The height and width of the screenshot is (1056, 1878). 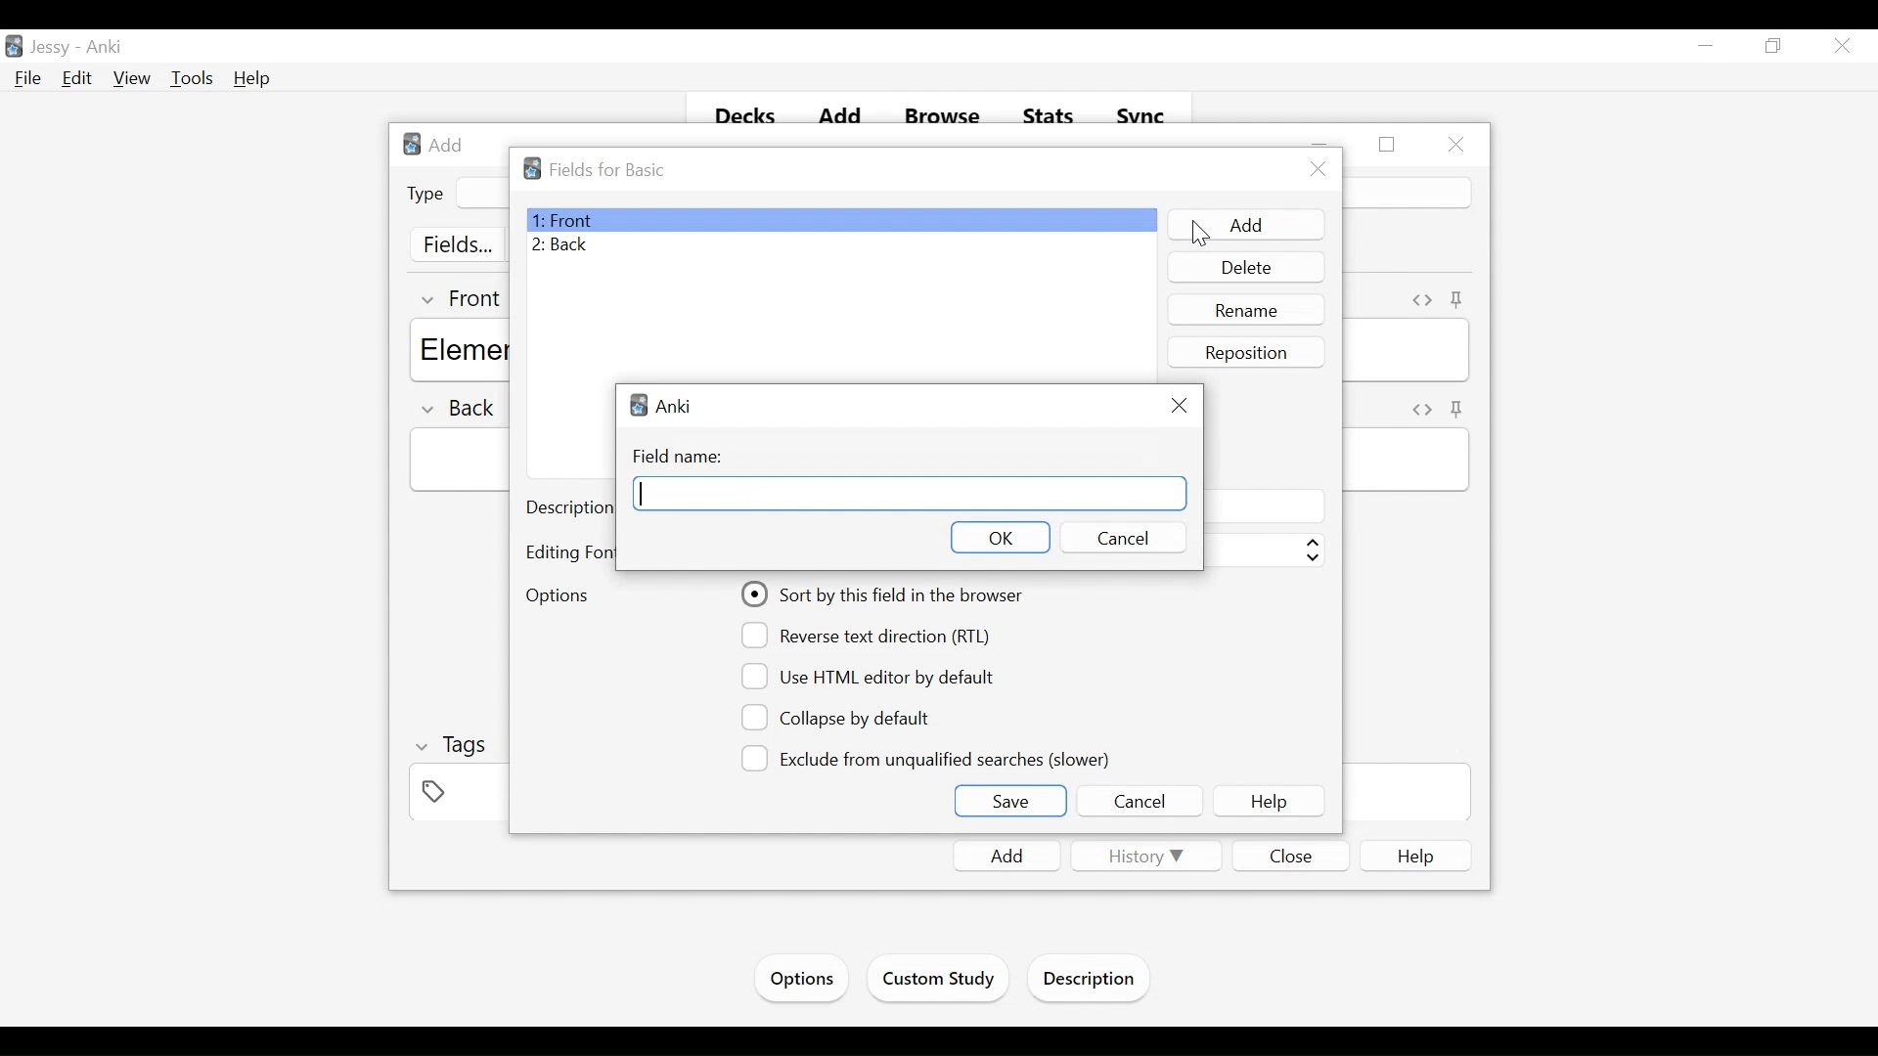 What do you see at coordinates (841, 719) in the screenshot?
I see `(un)select Collapse by Default` at bounding box center [841, 719].